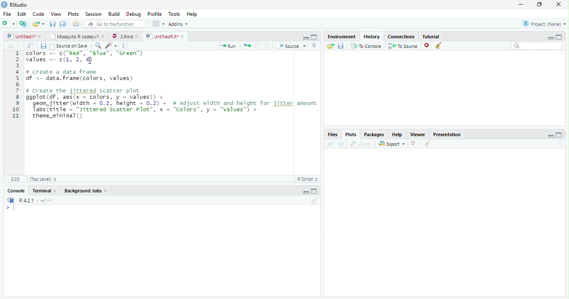 This screenshot has height=299, width=569. I want to click on Packages, so click(373, 134).